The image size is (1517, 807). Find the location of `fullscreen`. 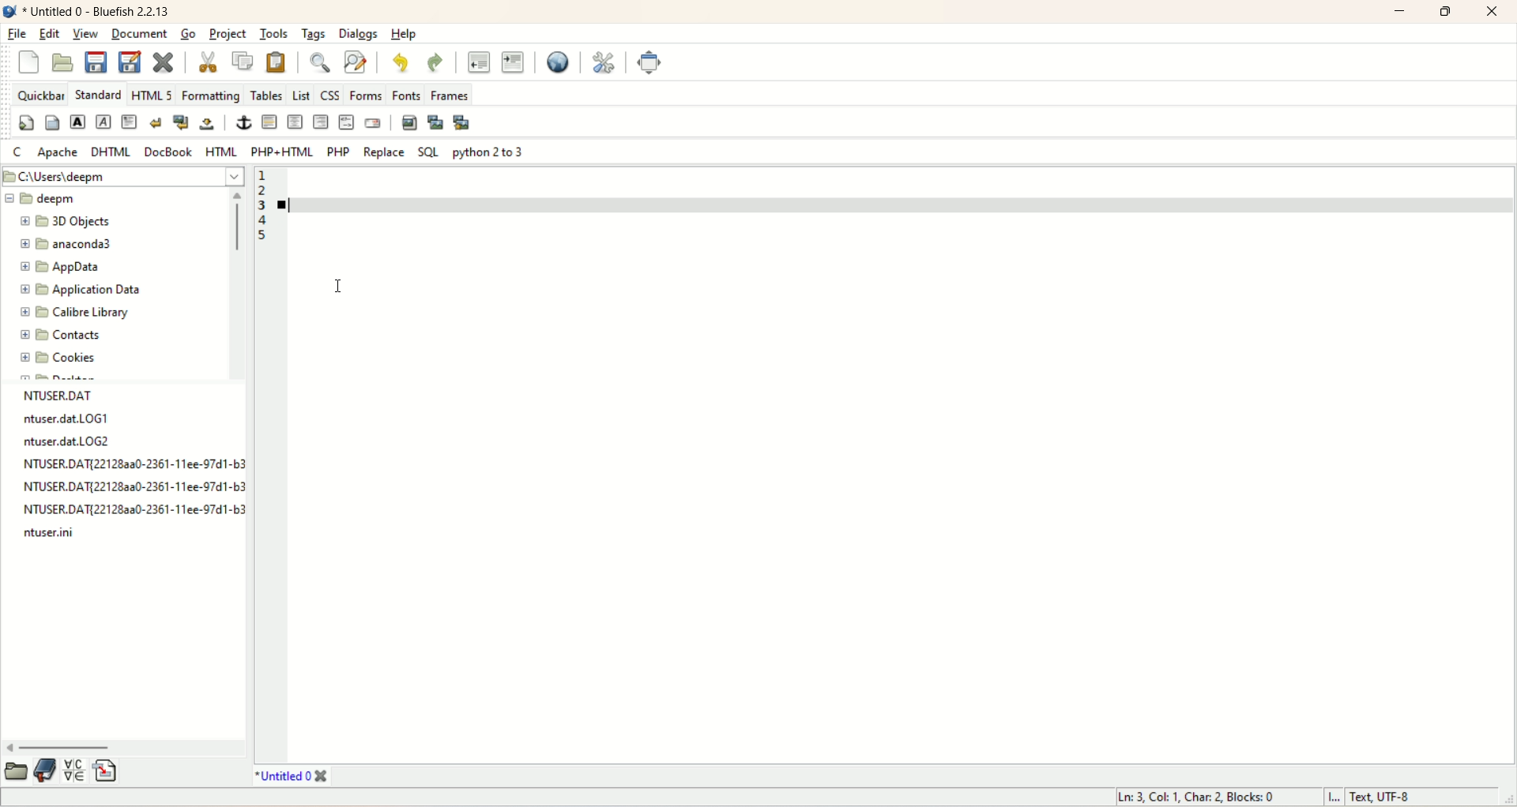

fullscreen is located at coordinates (649, 63).